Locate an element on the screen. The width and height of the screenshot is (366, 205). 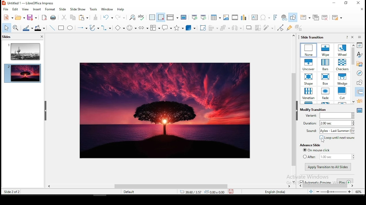
shapes is located at coordinates (359, 83).